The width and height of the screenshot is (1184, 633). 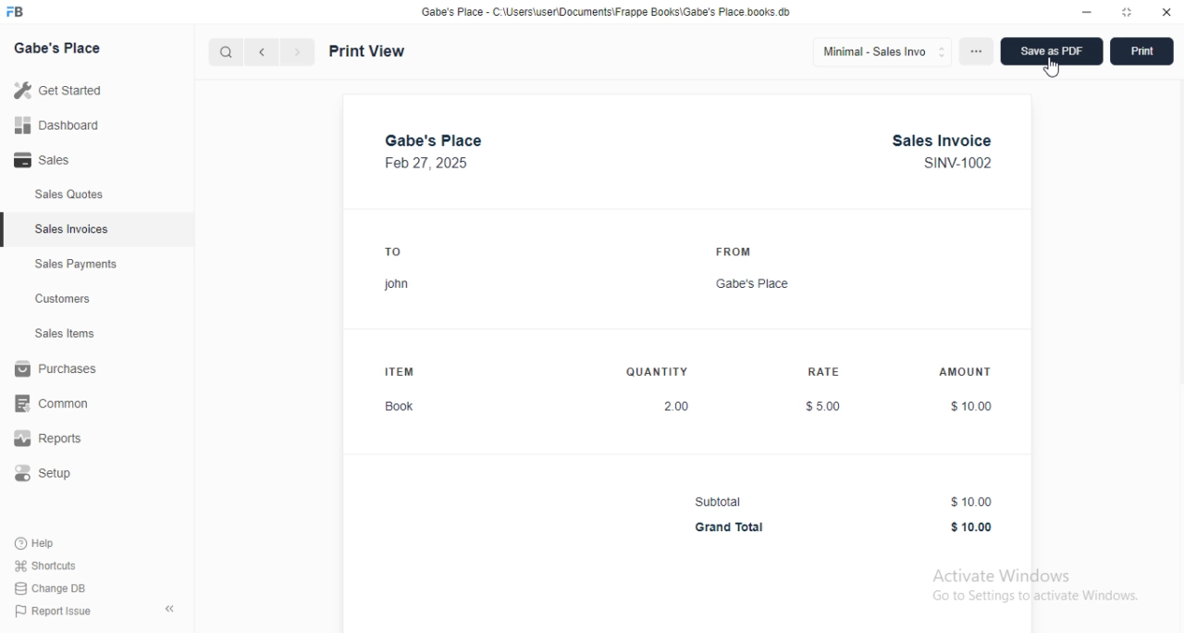 What do you see at coordinates (366, 52) in the screenshot?
I see `print view` at bounding box center [366, 52].